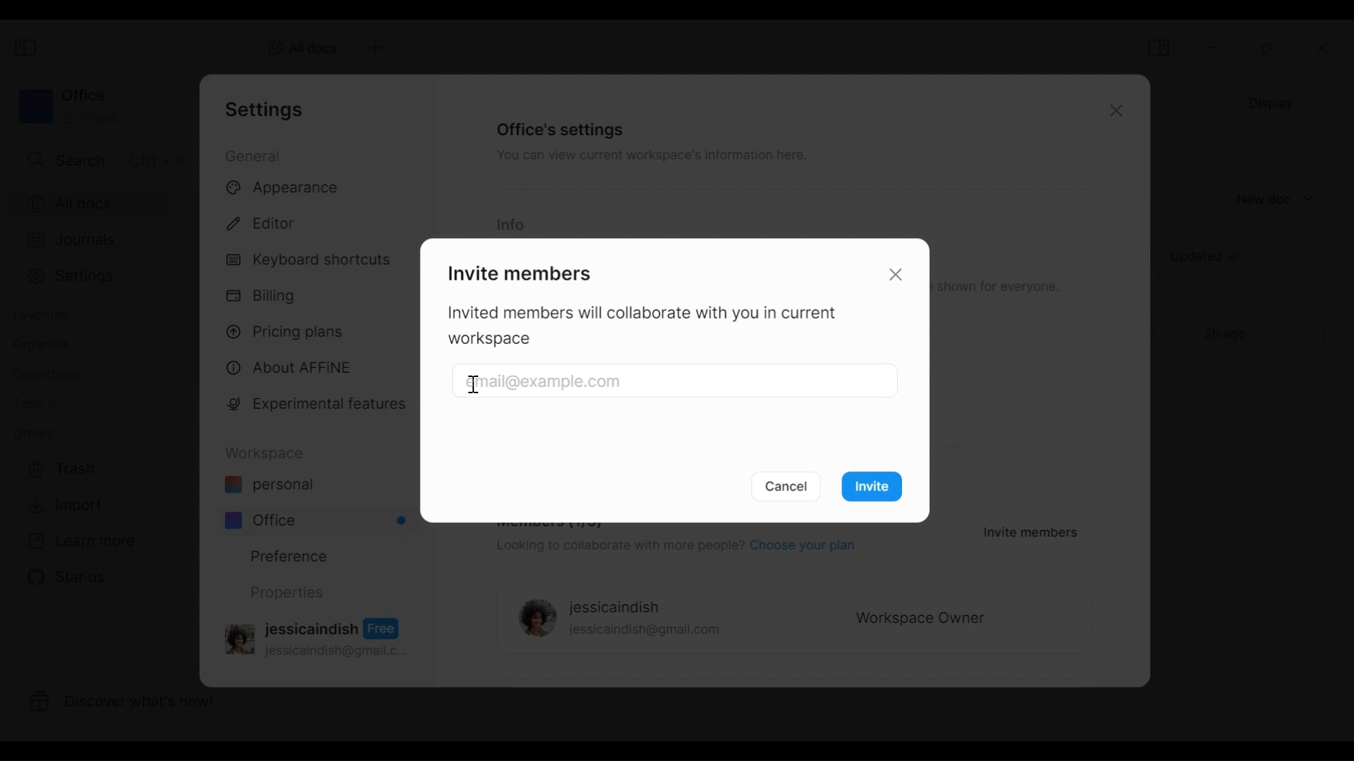  What do you see at coordinates (298, 47) in the screenshot?
I see `All documents` at bounding box center [298, 47].